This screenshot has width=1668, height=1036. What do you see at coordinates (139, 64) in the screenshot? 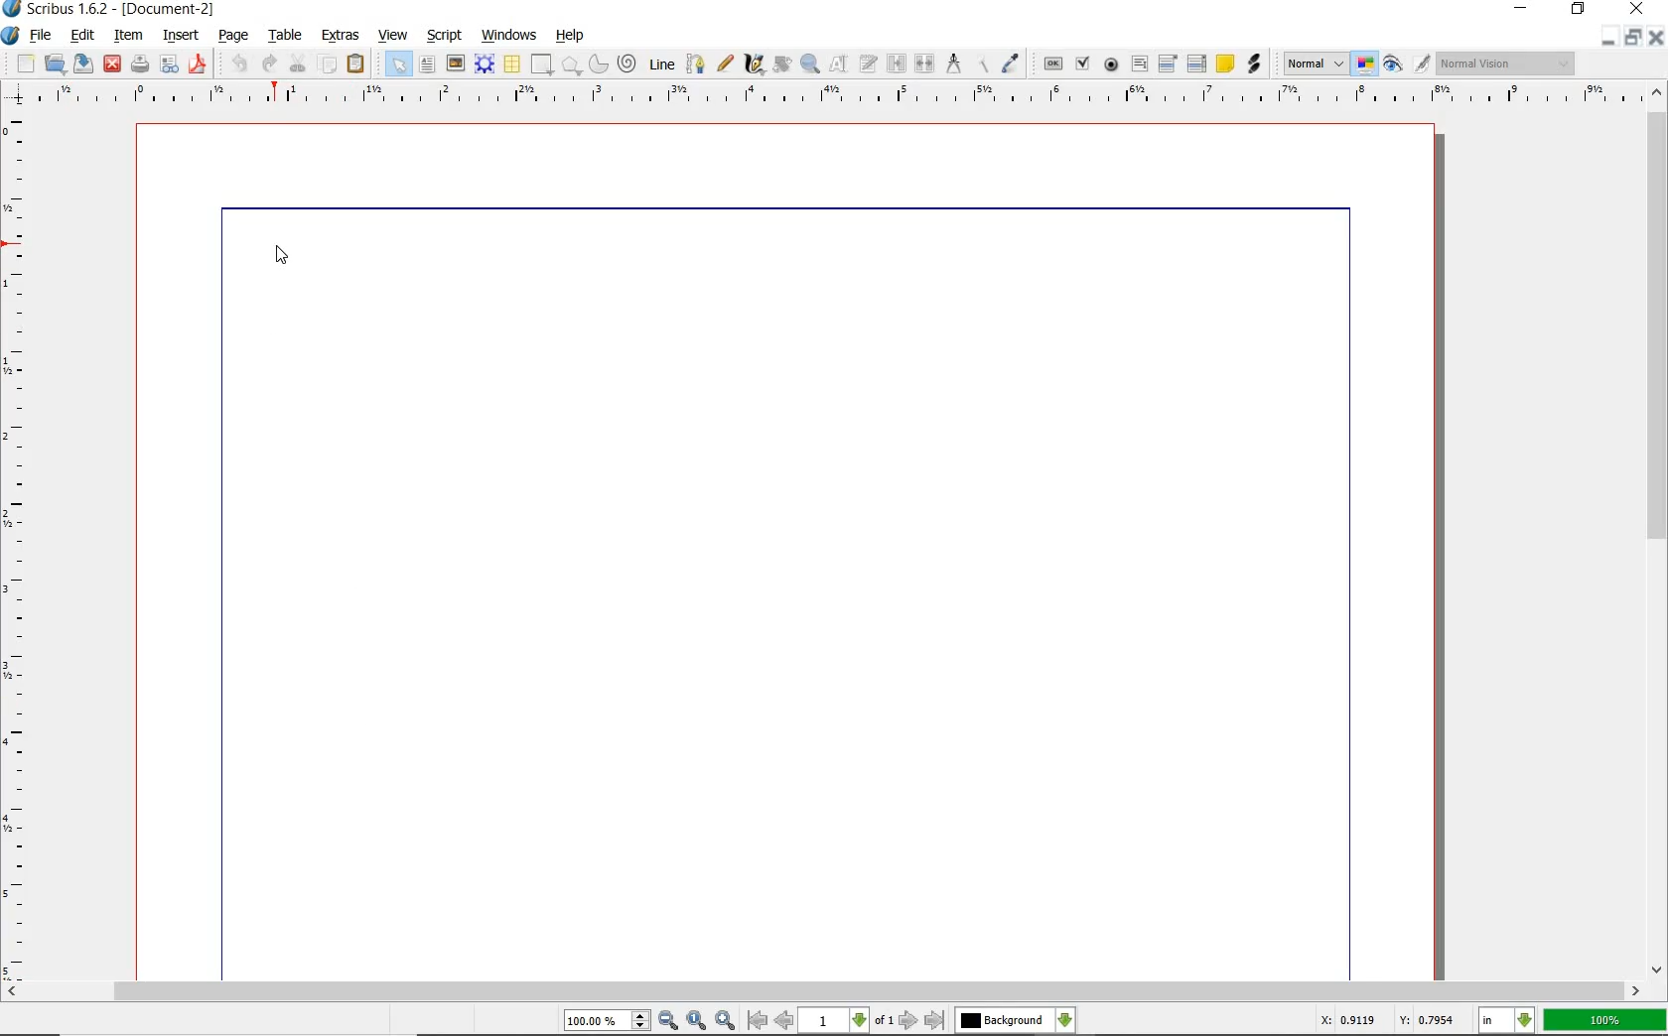
I see `print` at bounding box center [139, 64].